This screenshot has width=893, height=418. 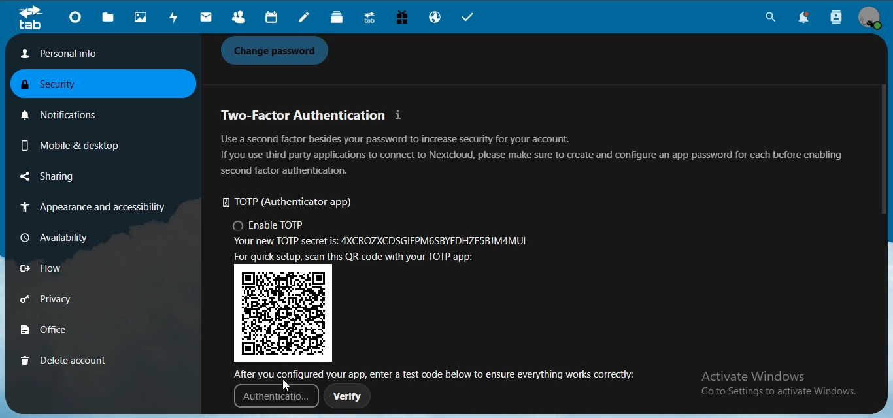 What do you see at coordinates (275, 400) in the screenshot?
I see `authentication` at bounding box center [275, 400].